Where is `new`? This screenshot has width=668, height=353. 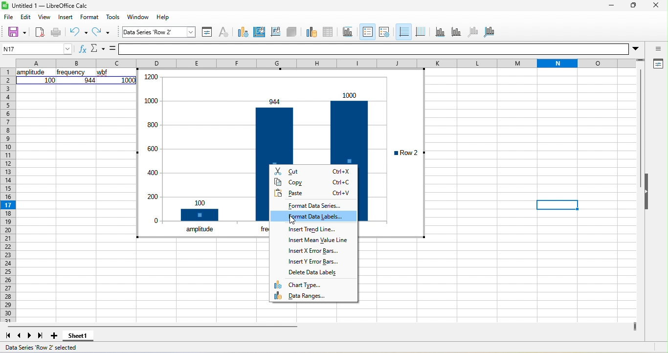
new is located at coordinates (39, 32).